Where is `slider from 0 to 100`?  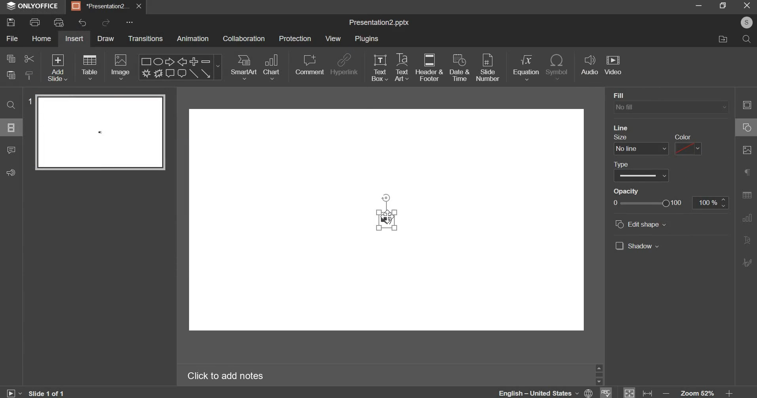 slider from 0 to 100 is located at coordinates (647, 203).